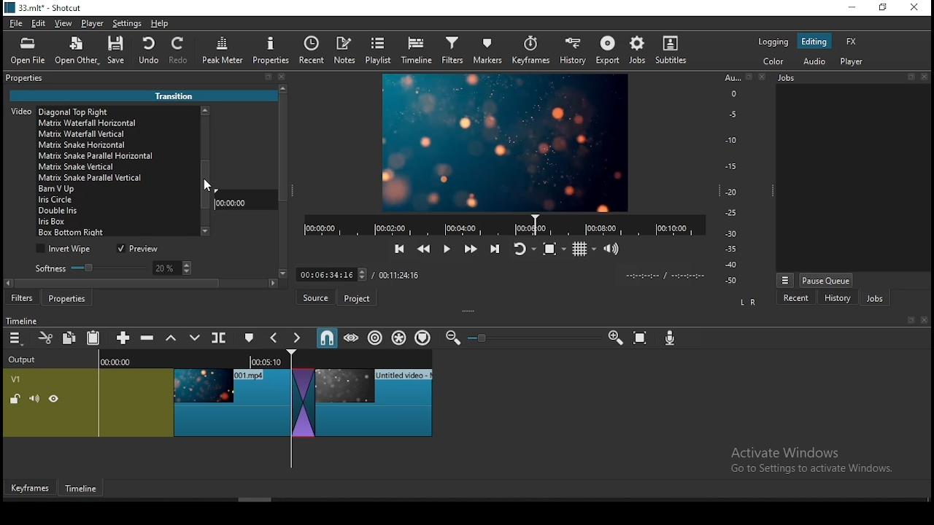 Image resolution: width=934 pixels, height=525 pixels. What do you see at coordinates (298, 338) in the screenshot?
I see `next marker` at bounding box center [298, 338].